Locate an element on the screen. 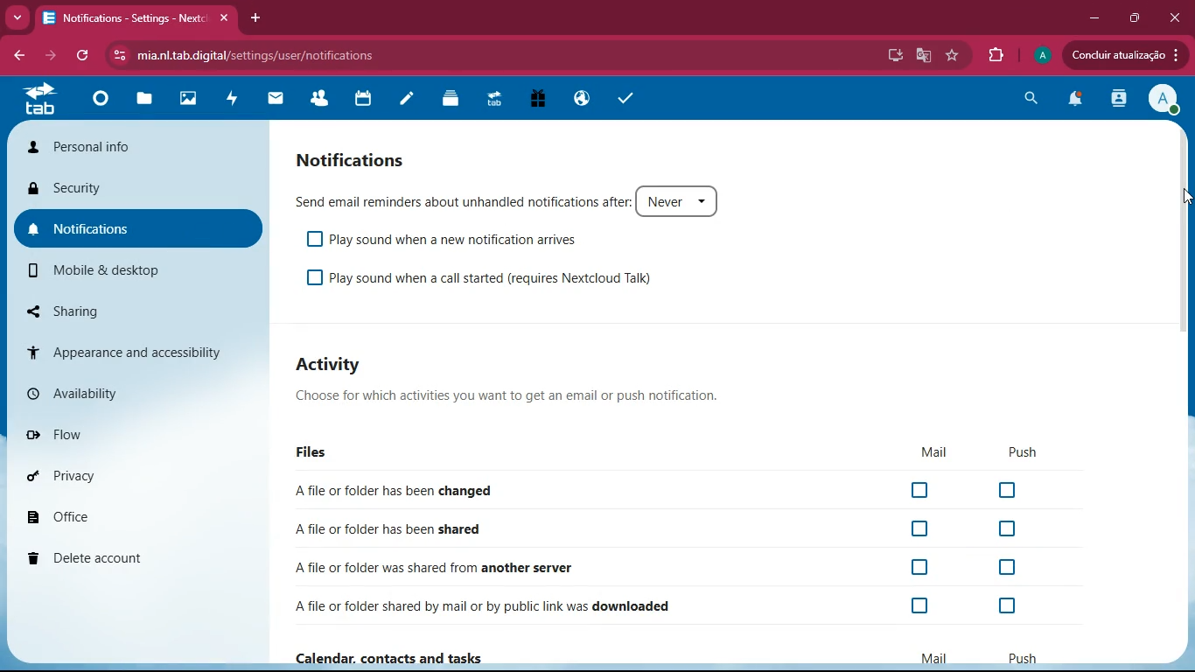  add tab is located at coordinates (253, 17).